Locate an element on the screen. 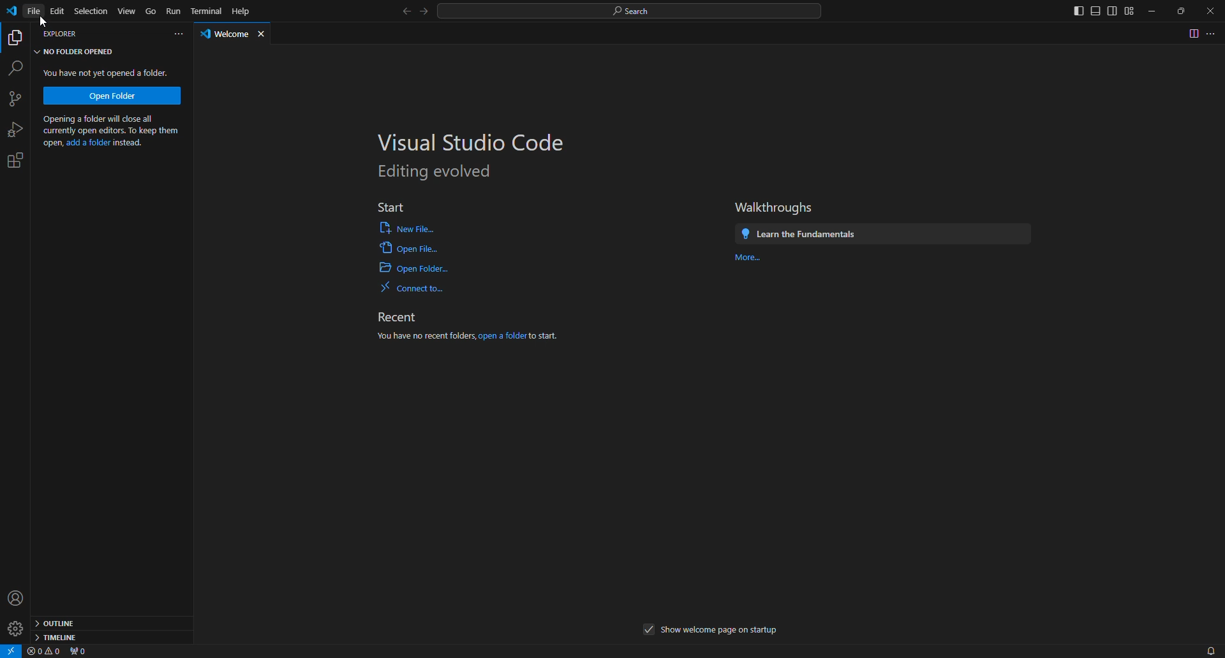 This screenshot has width=1225, height=658. toggle panel is located at coordinates (1095, 11).